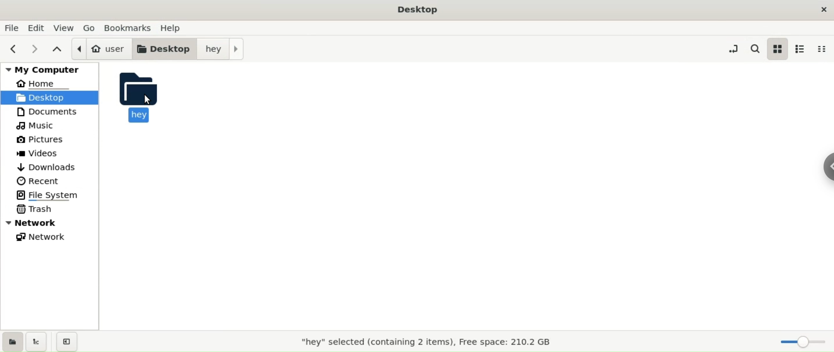  What do you see at coordinates (13, 27) in the screenshot?
I see `file` at bounding box center [13, 27].